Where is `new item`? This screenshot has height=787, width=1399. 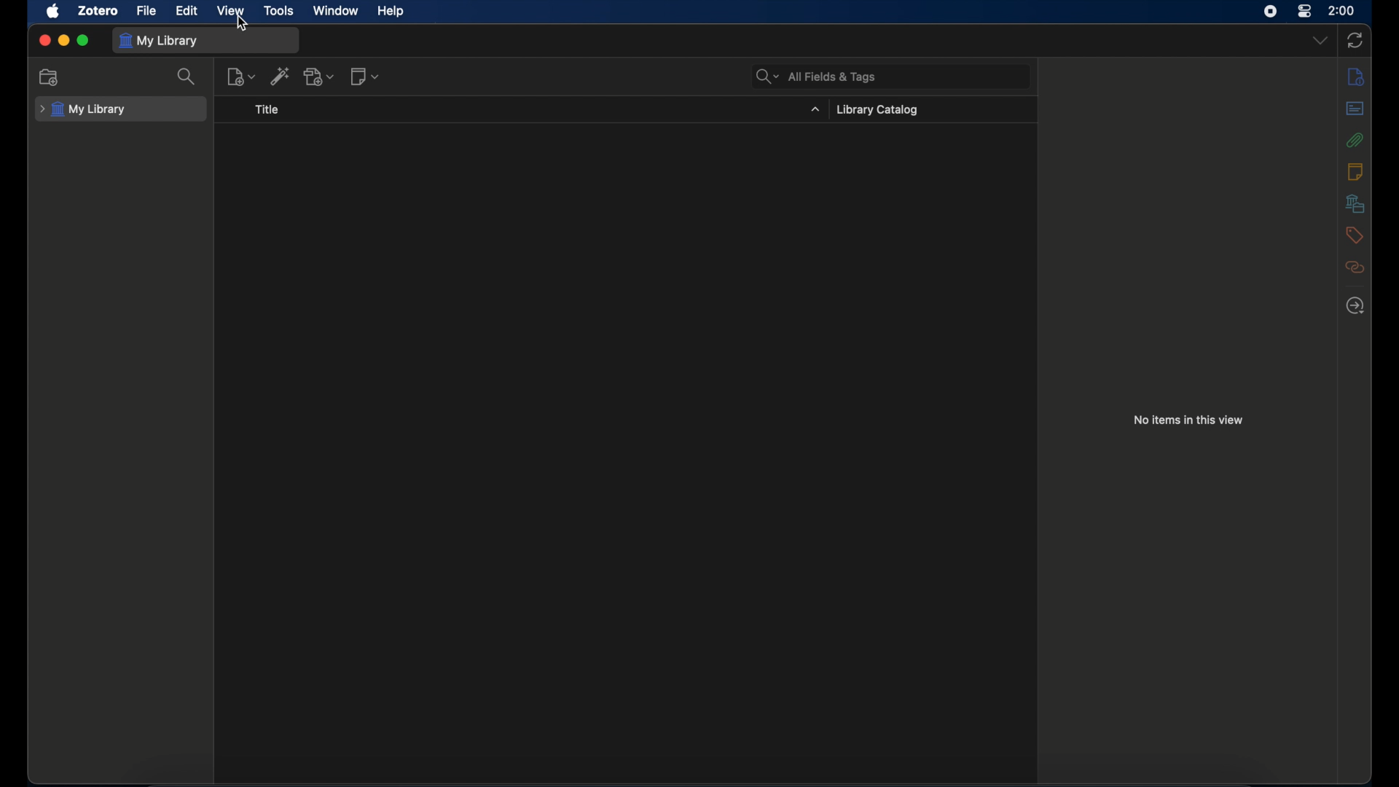
new item is located at coordinates (241, 75).